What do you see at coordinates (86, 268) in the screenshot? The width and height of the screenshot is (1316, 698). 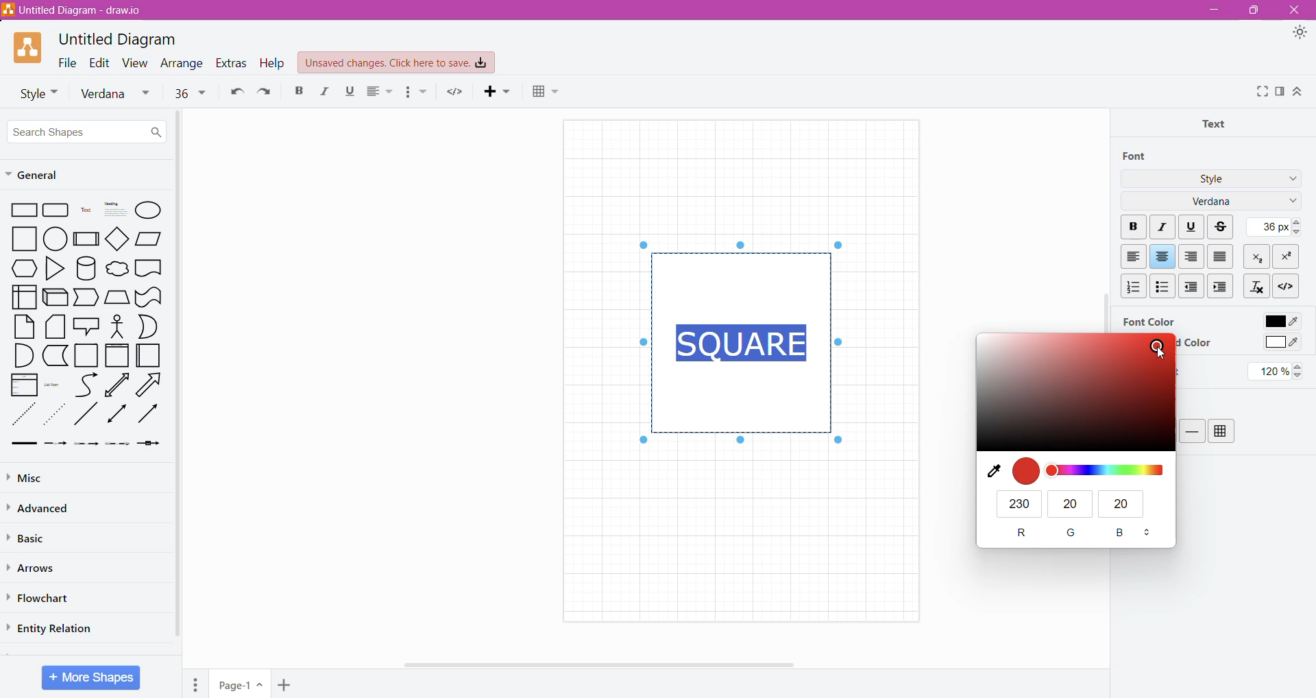 I see `Cylinder ` at bounding box center [86, 268].